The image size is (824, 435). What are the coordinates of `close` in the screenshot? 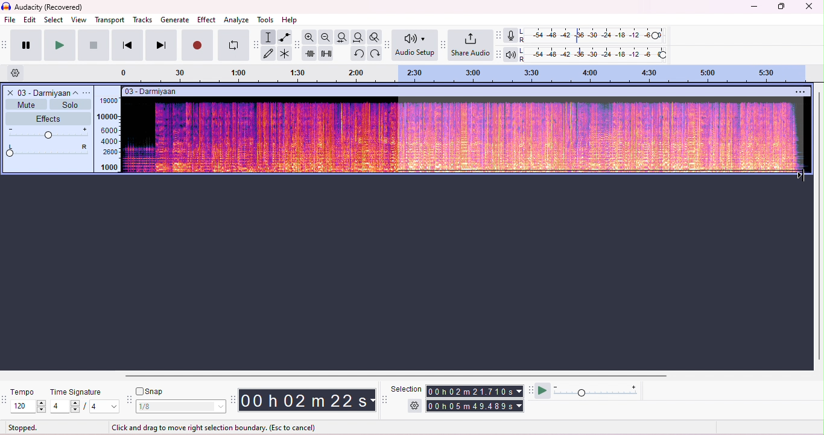 It's located at (810, 7).